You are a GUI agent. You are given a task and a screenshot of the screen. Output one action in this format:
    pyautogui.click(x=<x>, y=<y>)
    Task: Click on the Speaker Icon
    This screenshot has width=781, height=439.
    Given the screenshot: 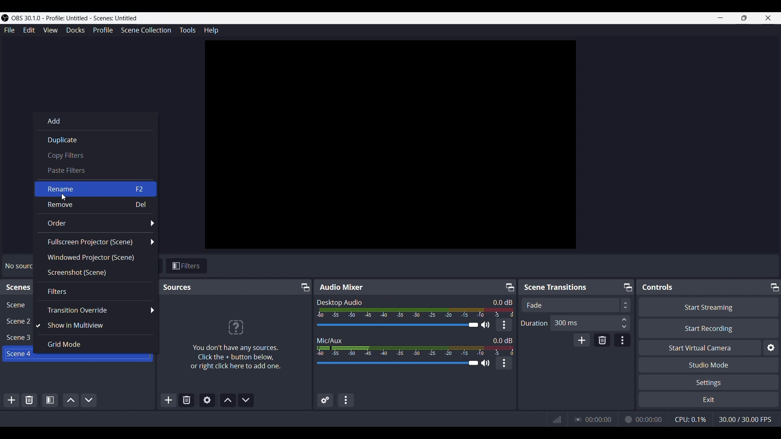 What is the action you would take?
    pyautogui.click(x=486, y=325)
    